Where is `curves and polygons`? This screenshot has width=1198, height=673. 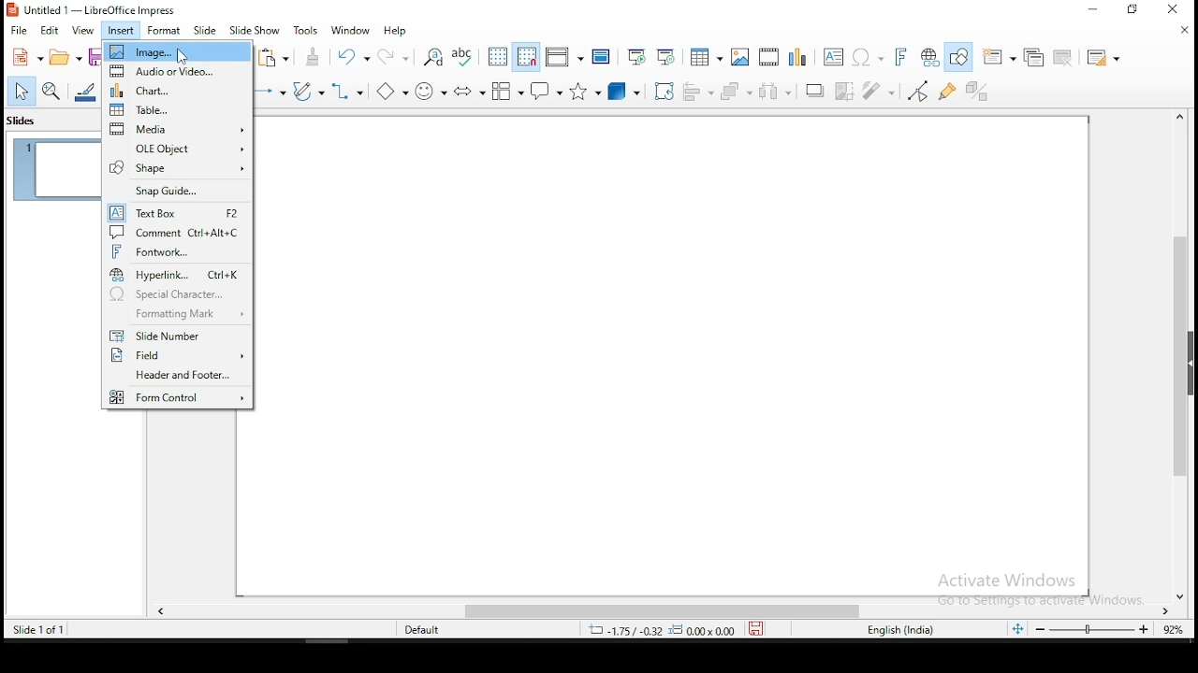
curves and polygons is located at coordinates (306, 92).